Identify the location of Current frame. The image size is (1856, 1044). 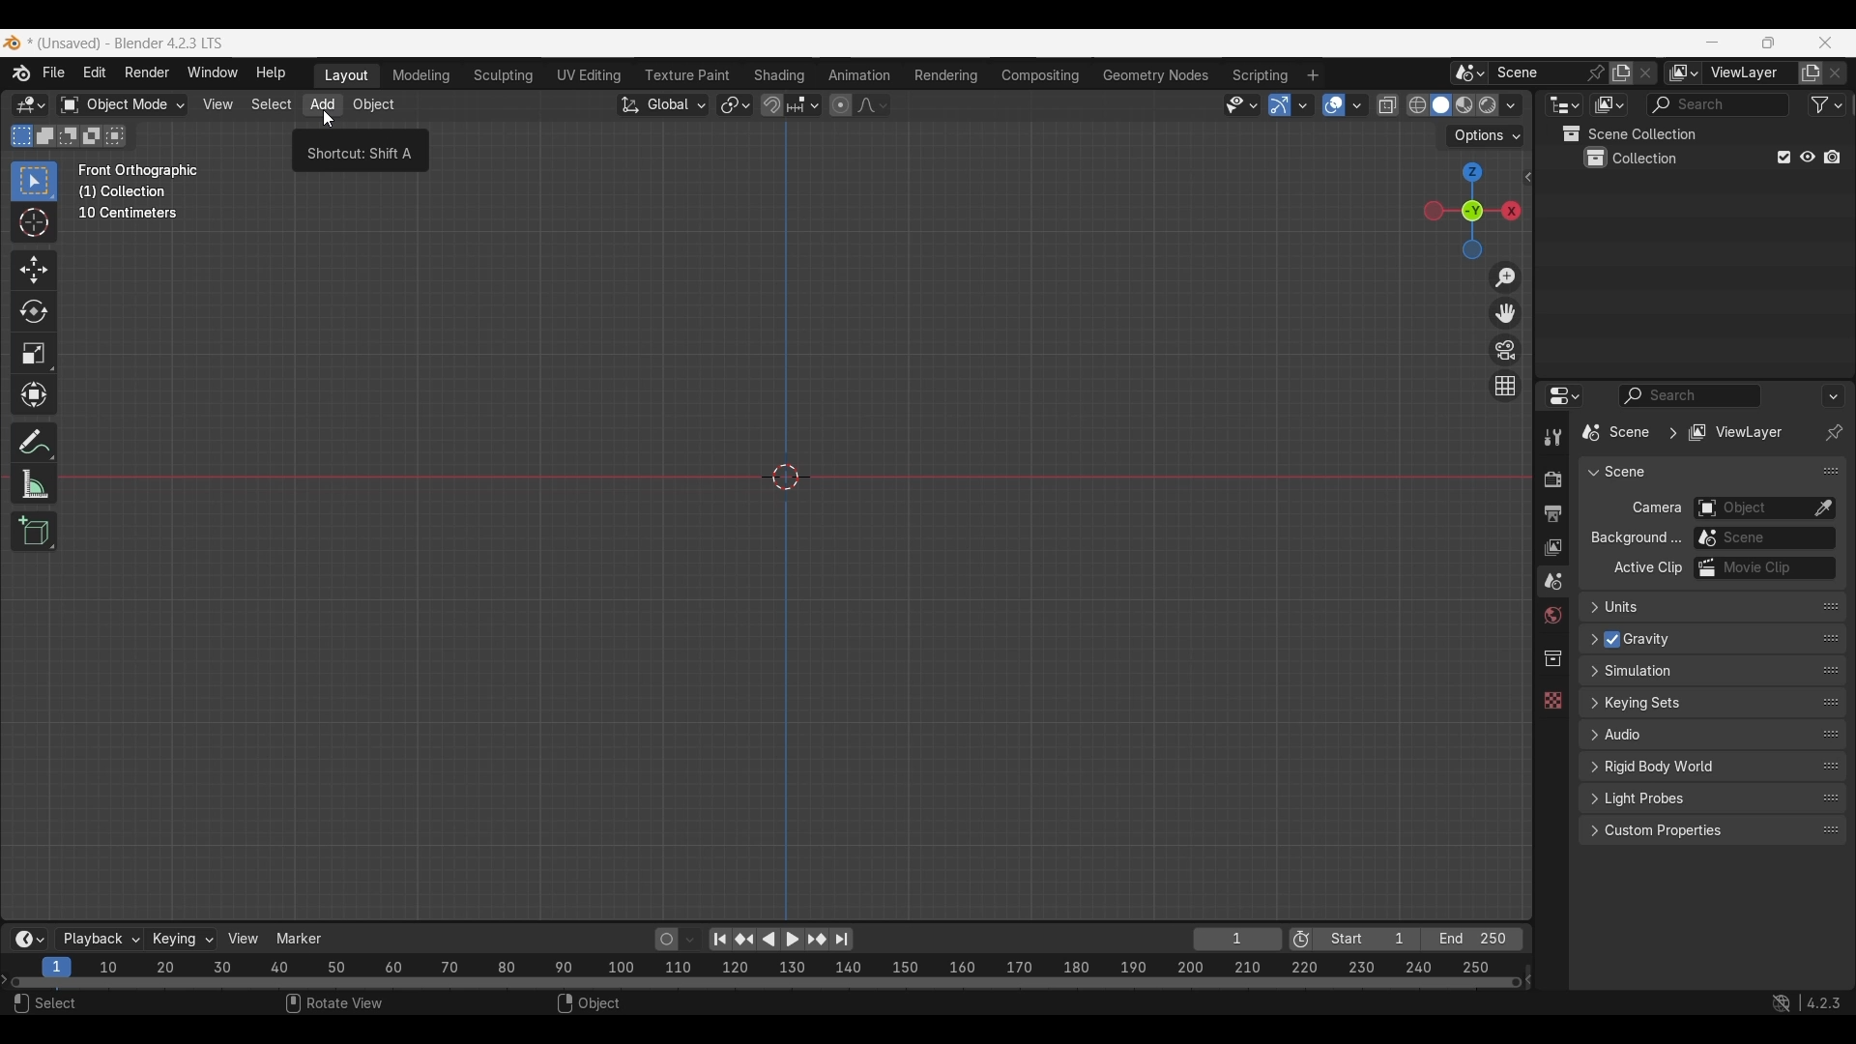
(1237, 941).